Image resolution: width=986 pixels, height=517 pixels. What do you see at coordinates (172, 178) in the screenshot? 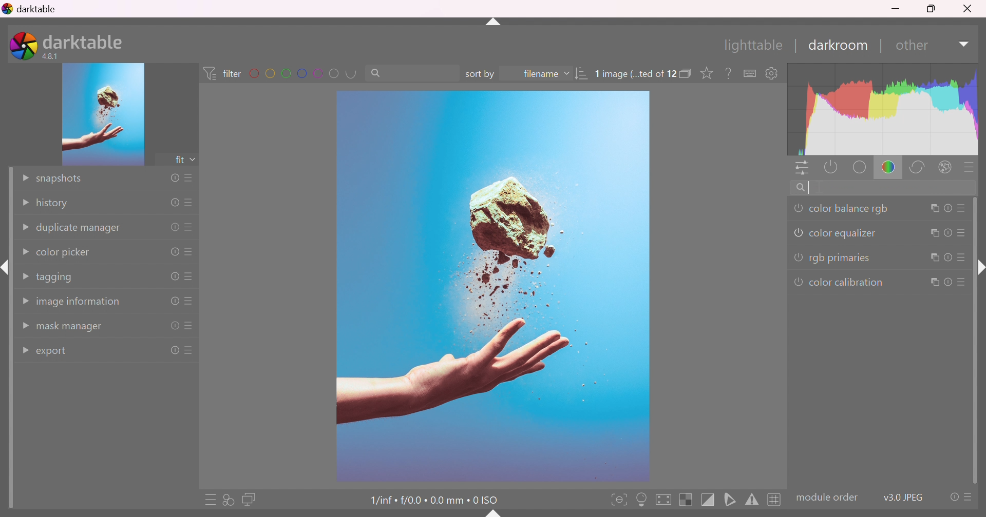
I see `reset` at bounding box center [172, 178].